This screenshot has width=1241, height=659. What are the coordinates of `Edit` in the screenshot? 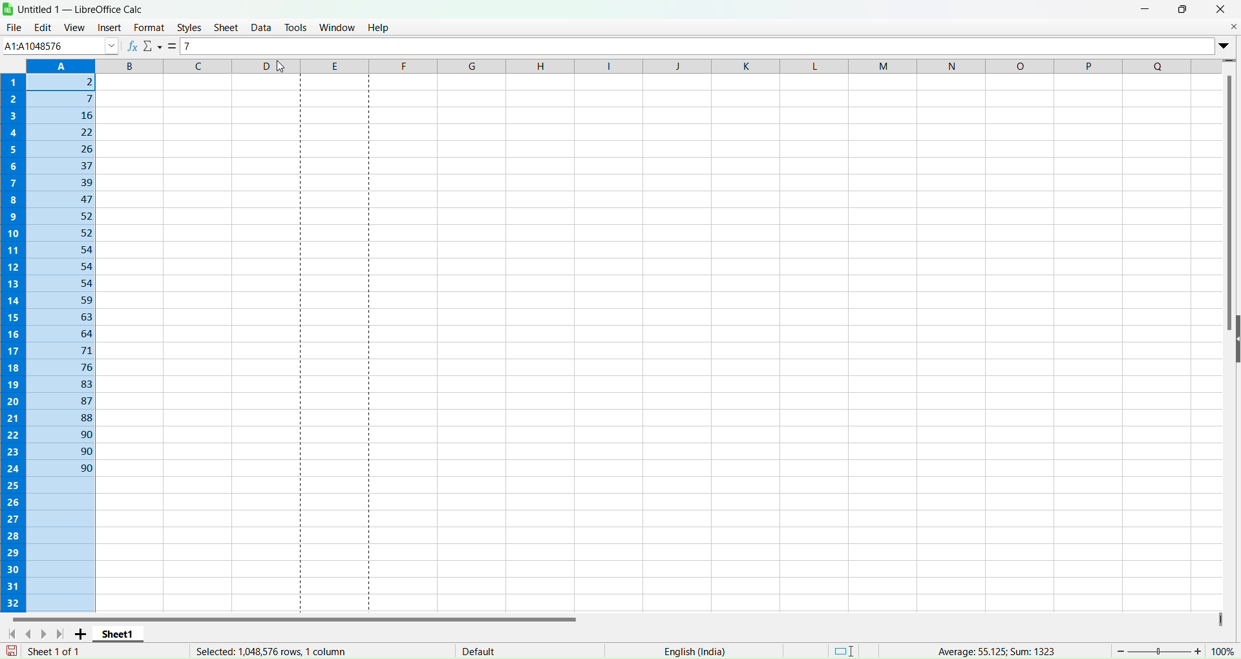 It's located at (42, 27).